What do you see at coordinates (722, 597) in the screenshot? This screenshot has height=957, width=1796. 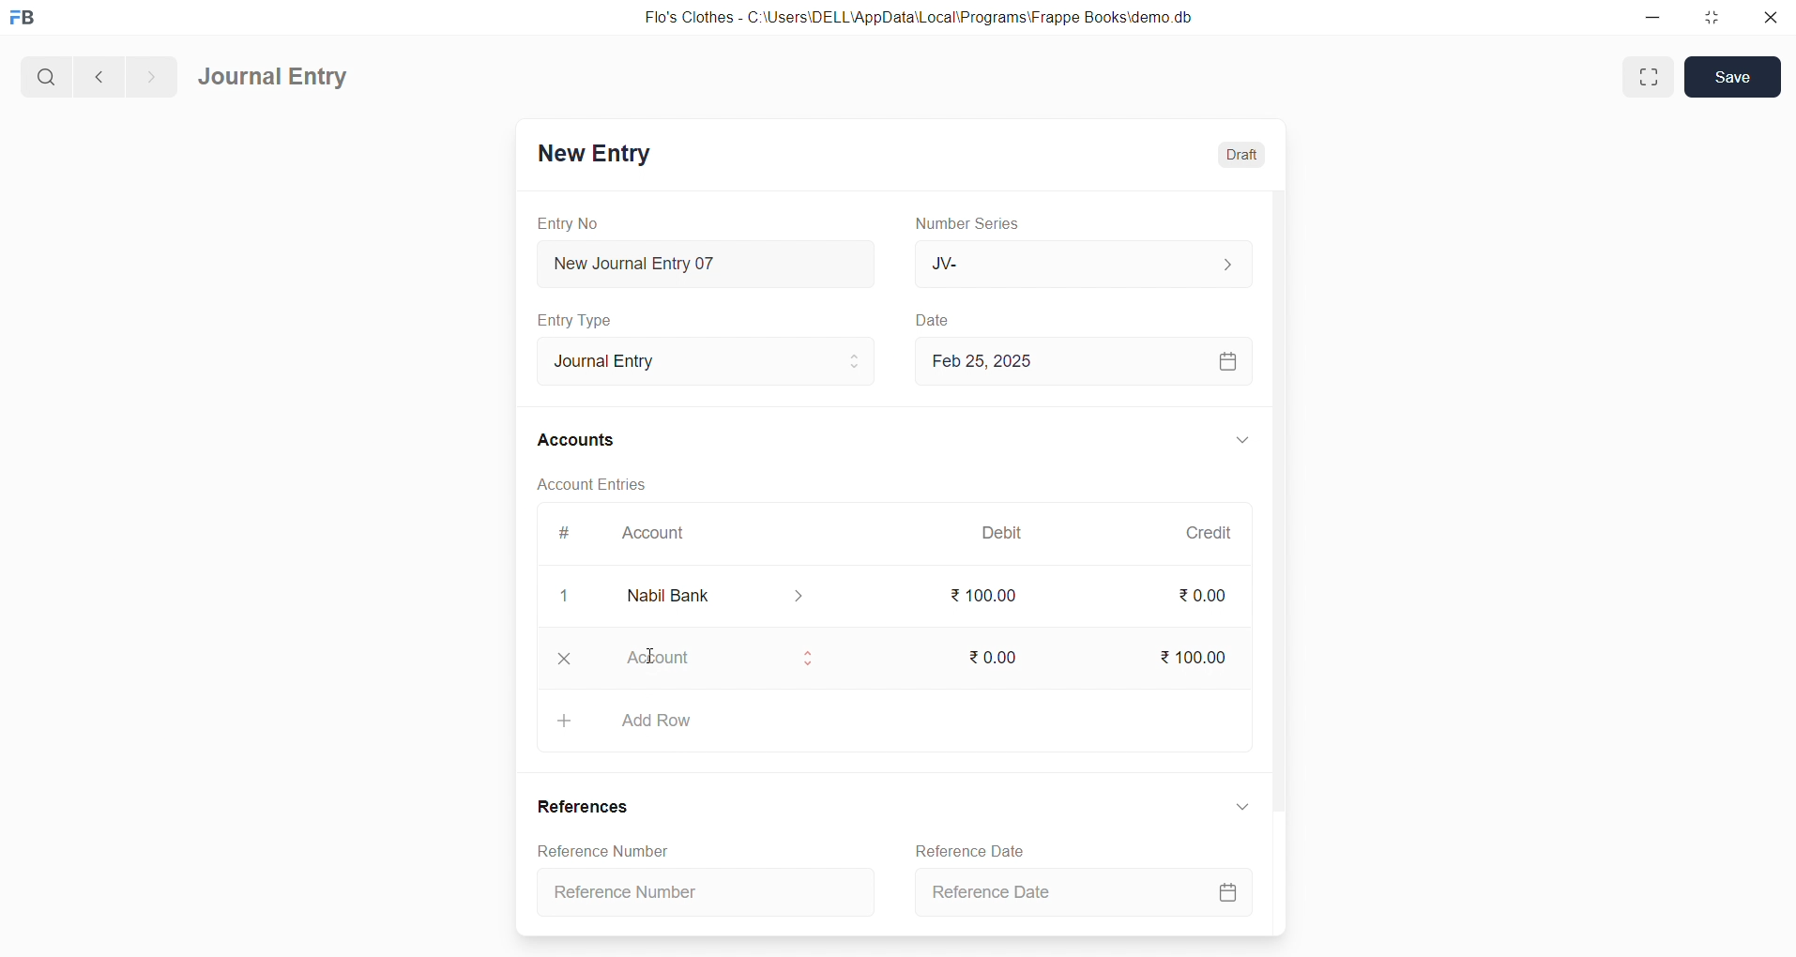 I see `Nabil Bank` at bounding box center [722, 597].